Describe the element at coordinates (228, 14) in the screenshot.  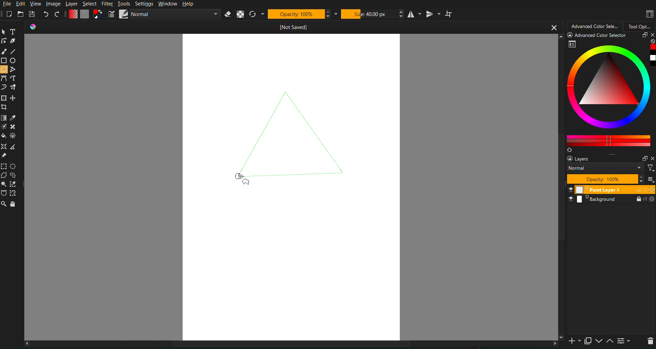
I see `Erase` at that location.